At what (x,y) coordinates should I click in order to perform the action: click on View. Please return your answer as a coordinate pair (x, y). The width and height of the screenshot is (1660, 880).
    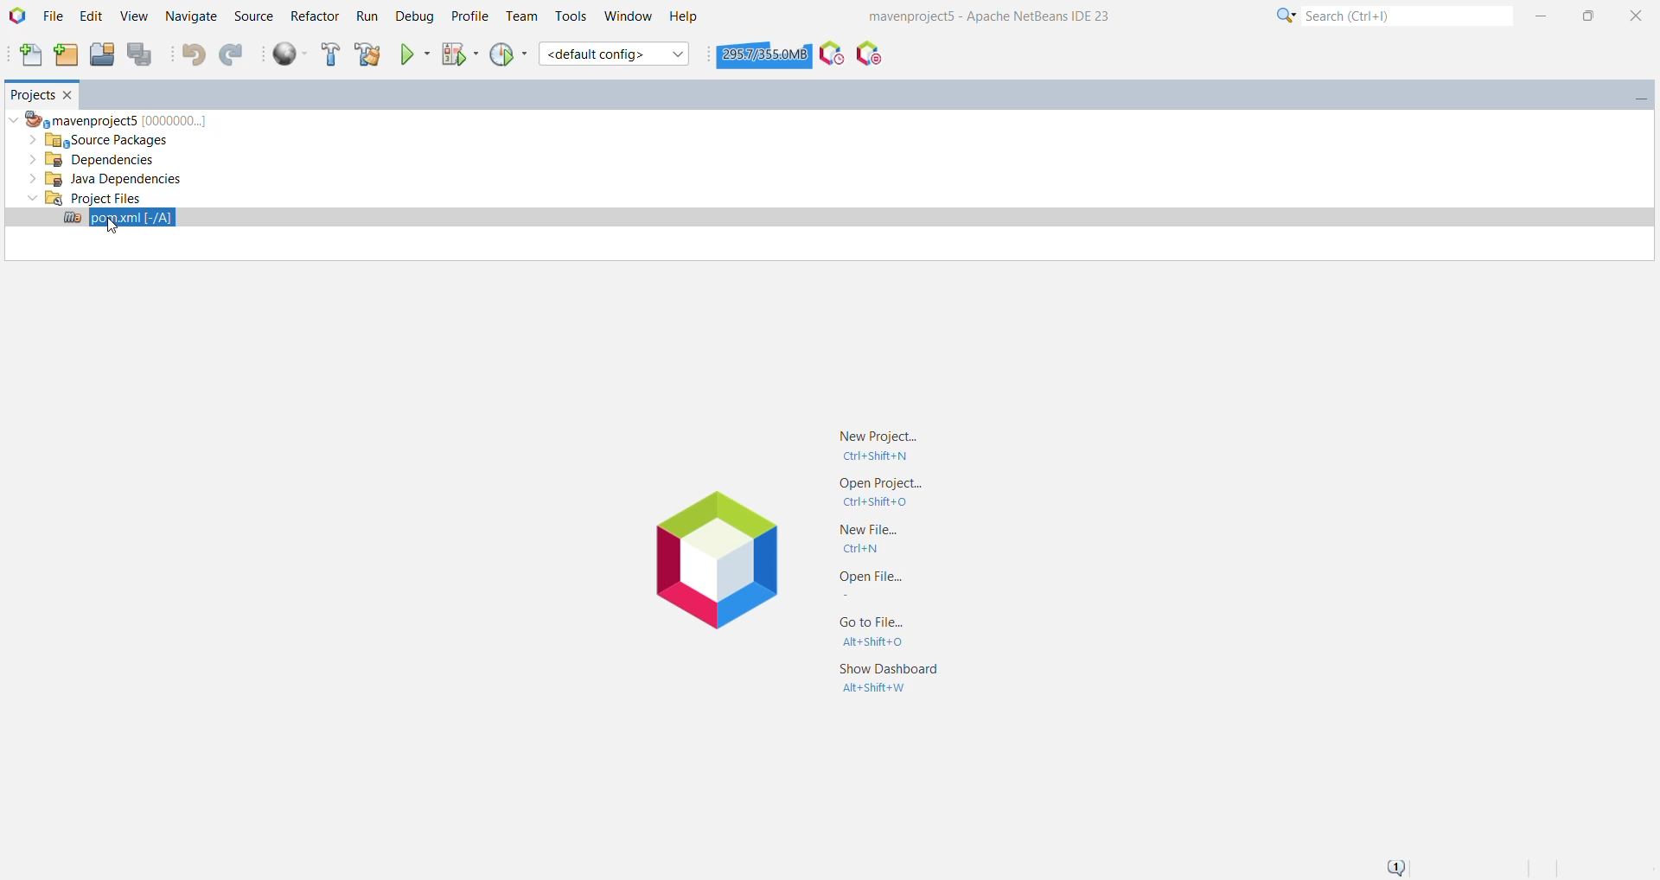
    Looking at the image, I should click on (136, 16).